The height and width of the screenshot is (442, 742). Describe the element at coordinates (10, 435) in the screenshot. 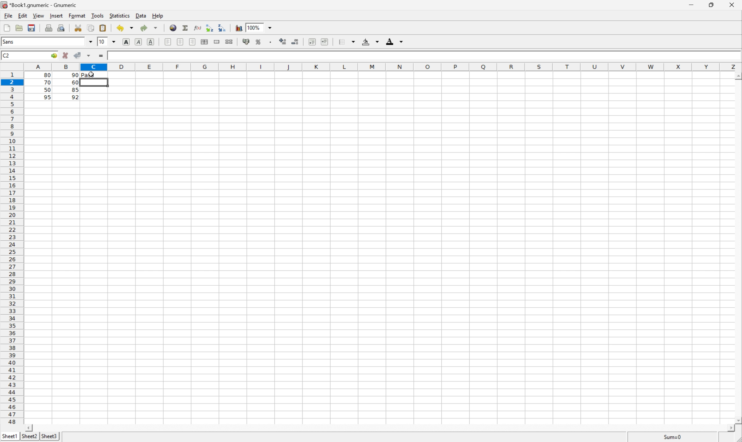

I see `Sheet1` at that location.